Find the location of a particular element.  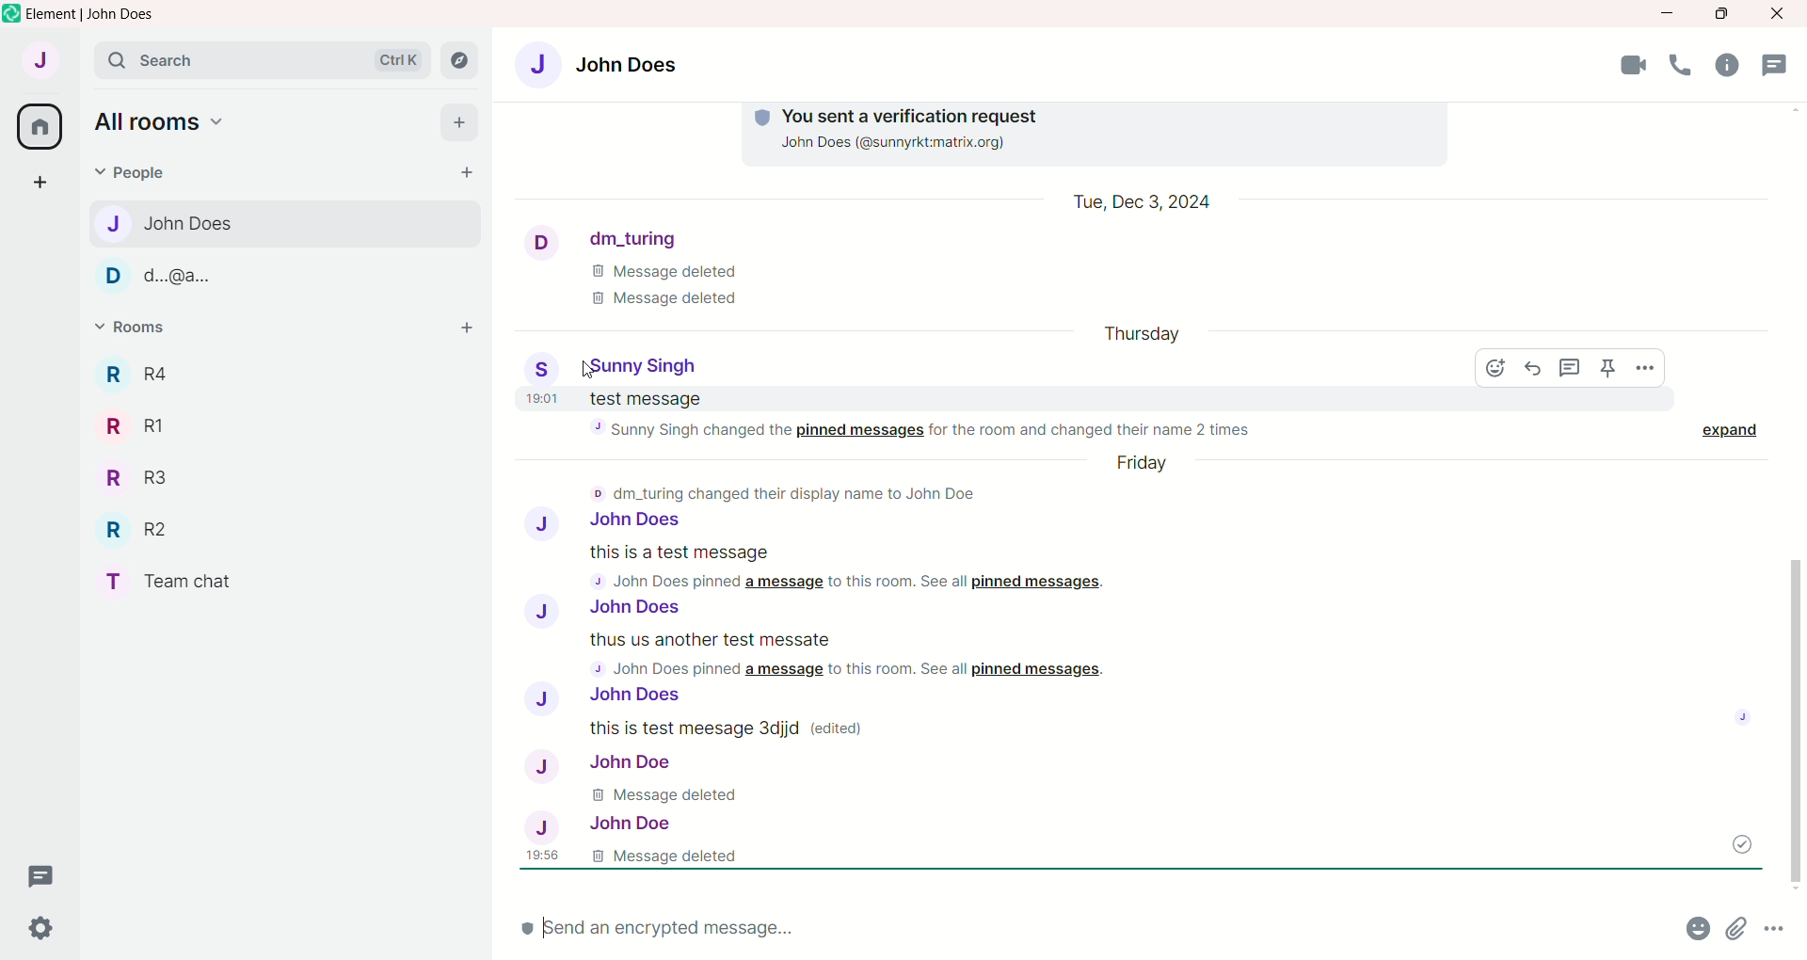

d..@a.. is located at coordinates (167, 277).